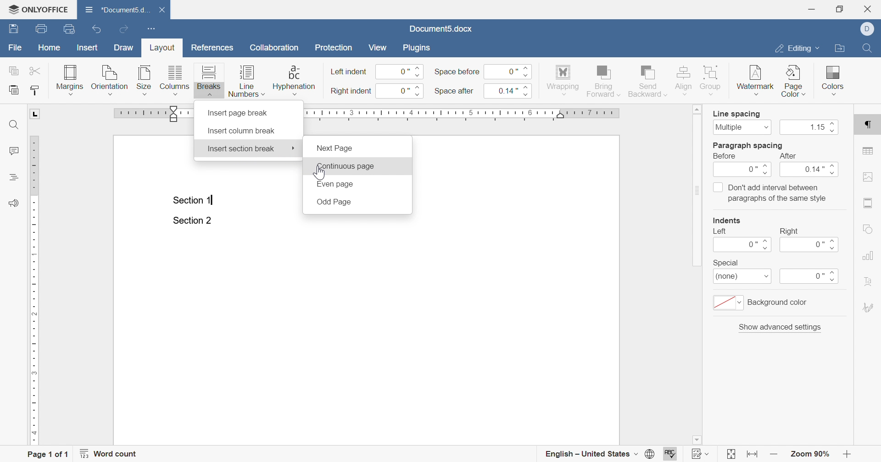  I want to click on line spacing, so click(737, 114).